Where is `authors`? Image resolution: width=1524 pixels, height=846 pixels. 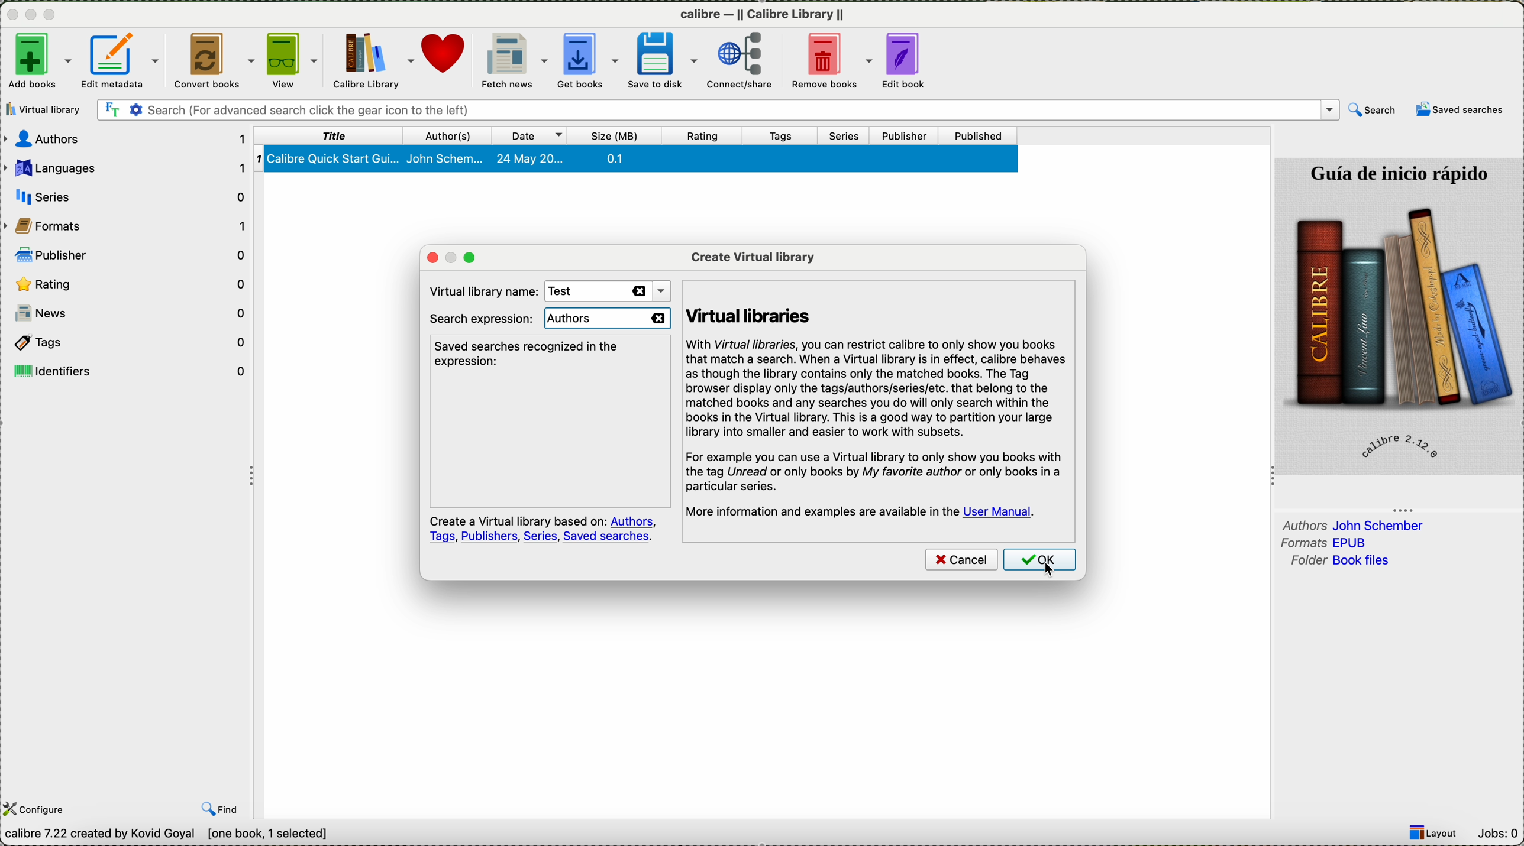 authors is located at coordinates (609, 319).